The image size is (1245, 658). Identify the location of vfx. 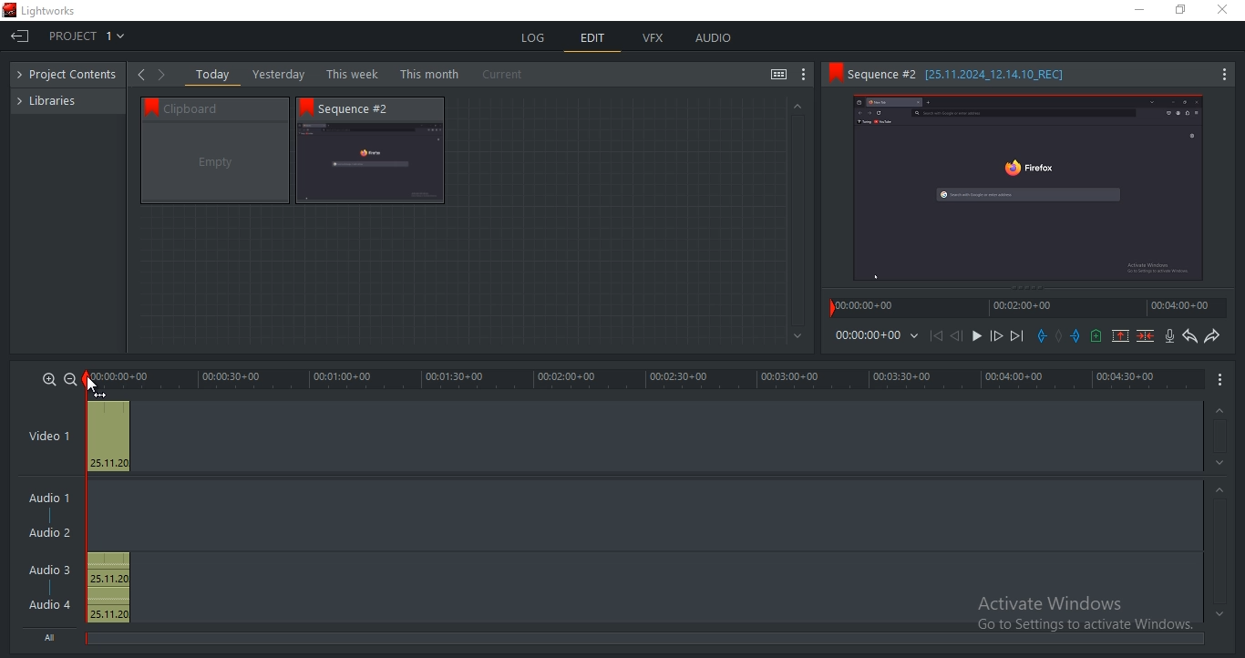
(653, 38).